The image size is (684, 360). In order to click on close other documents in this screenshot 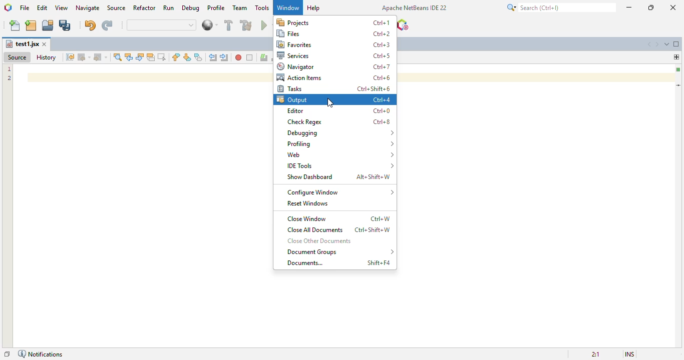, I will do `click(319, 240)`.